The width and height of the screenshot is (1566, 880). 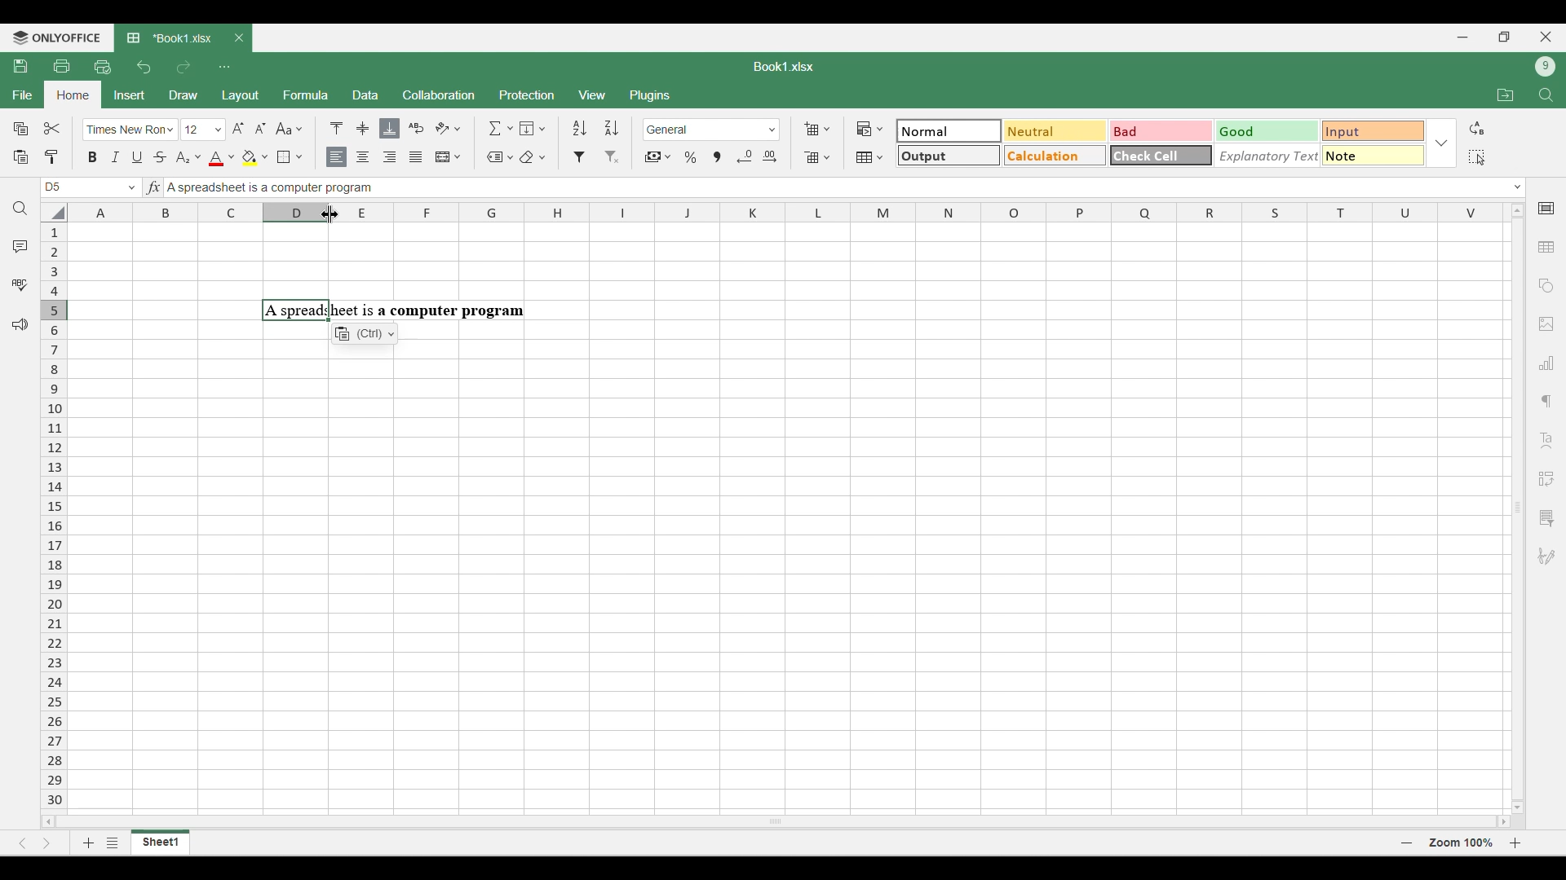 I want to click on Text setting options, so click(x=365, y=333).